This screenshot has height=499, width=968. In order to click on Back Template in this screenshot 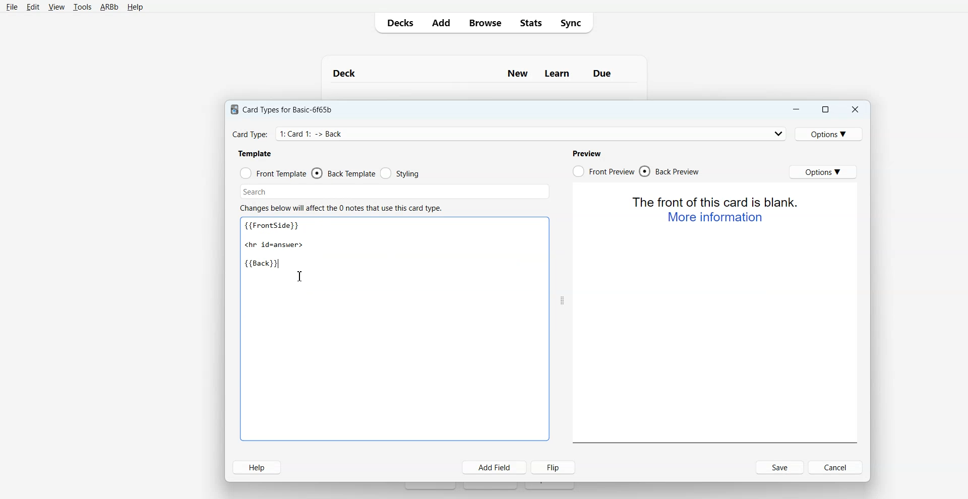, I will do `click(343, 173)`.